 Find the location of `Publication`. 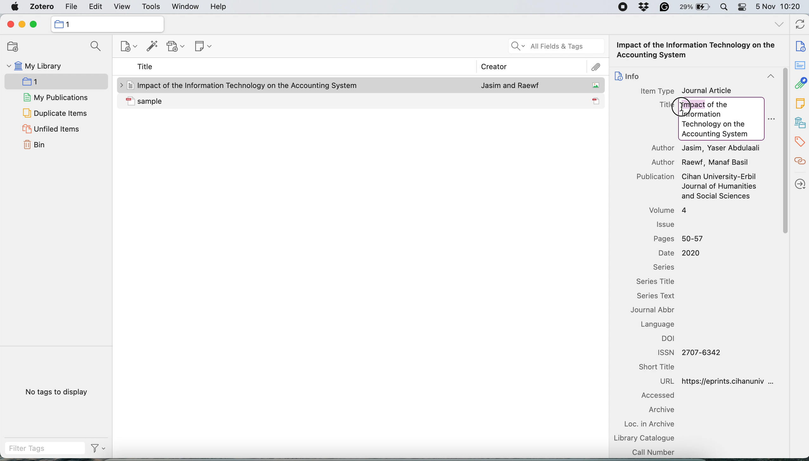

Publication is located at coordinates (656, 176).